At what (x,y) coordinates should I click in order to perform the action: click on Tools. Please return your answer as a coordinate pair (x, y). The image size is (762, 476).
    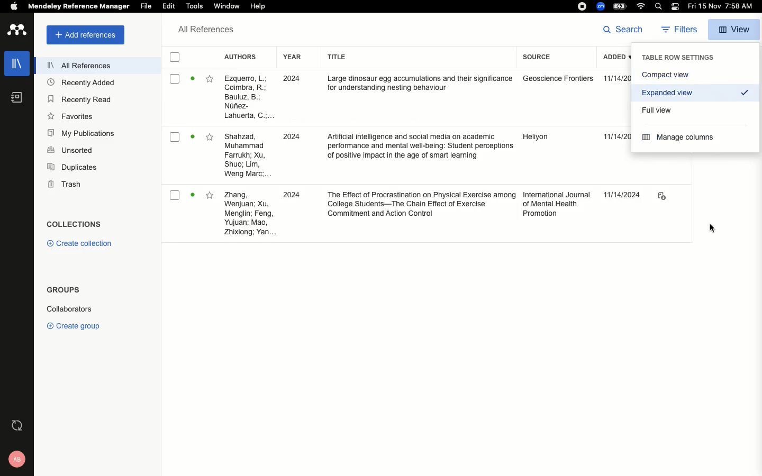
    Looking at the image, I should click on (195, 7).